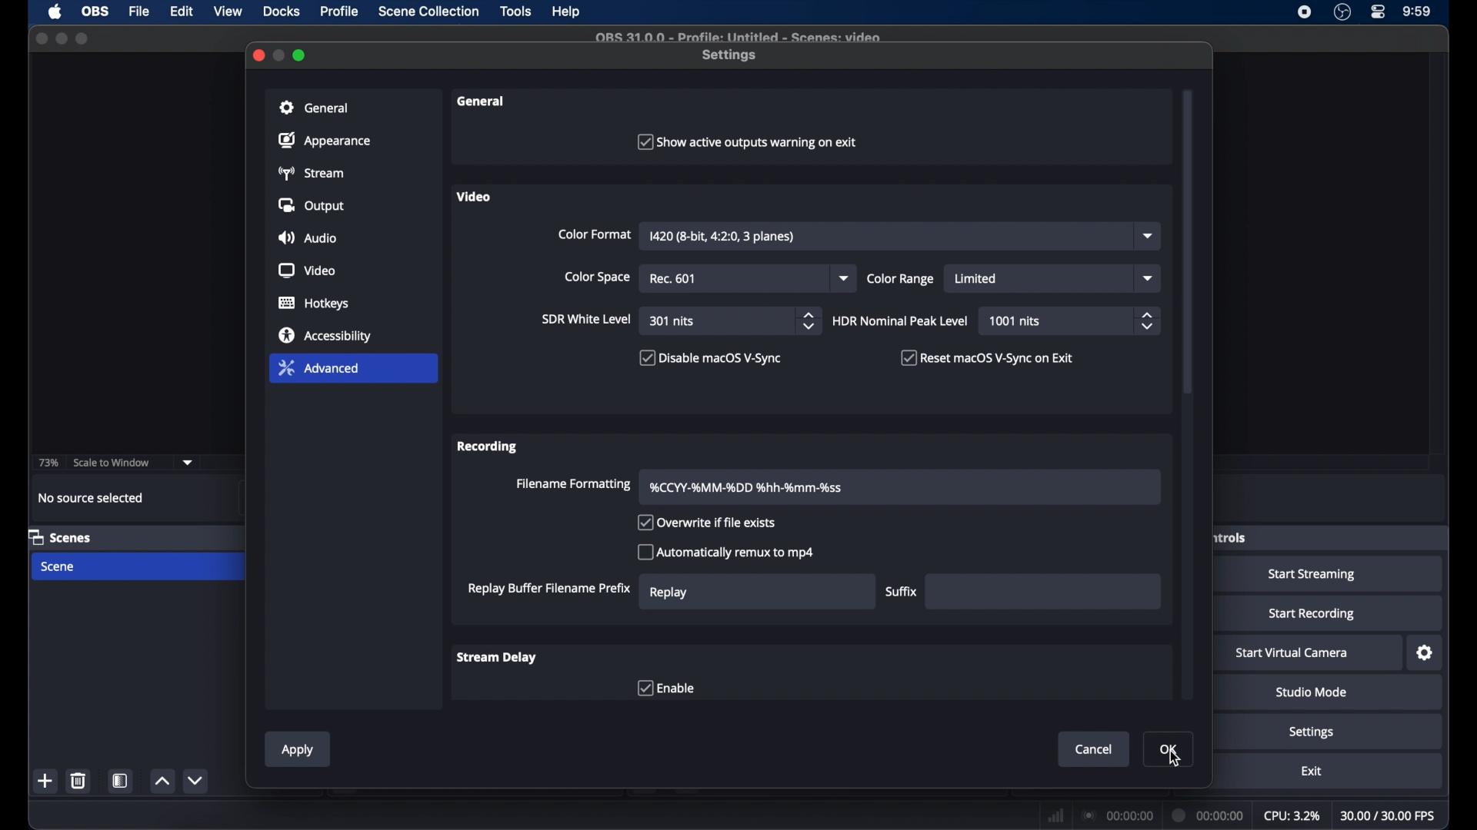 The height and width of the screenshot is (830, 1477). Describe the element at coordinates (711, 359) in the screenshot. I see `checkbox` at that location.